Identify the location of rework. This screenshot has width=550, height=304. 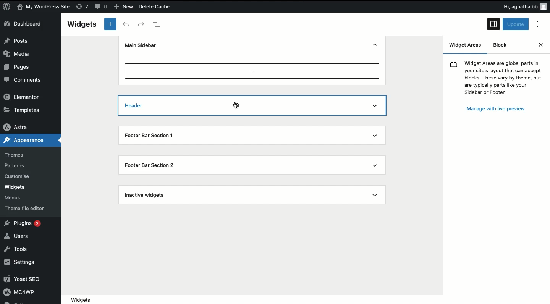
(83, 8).